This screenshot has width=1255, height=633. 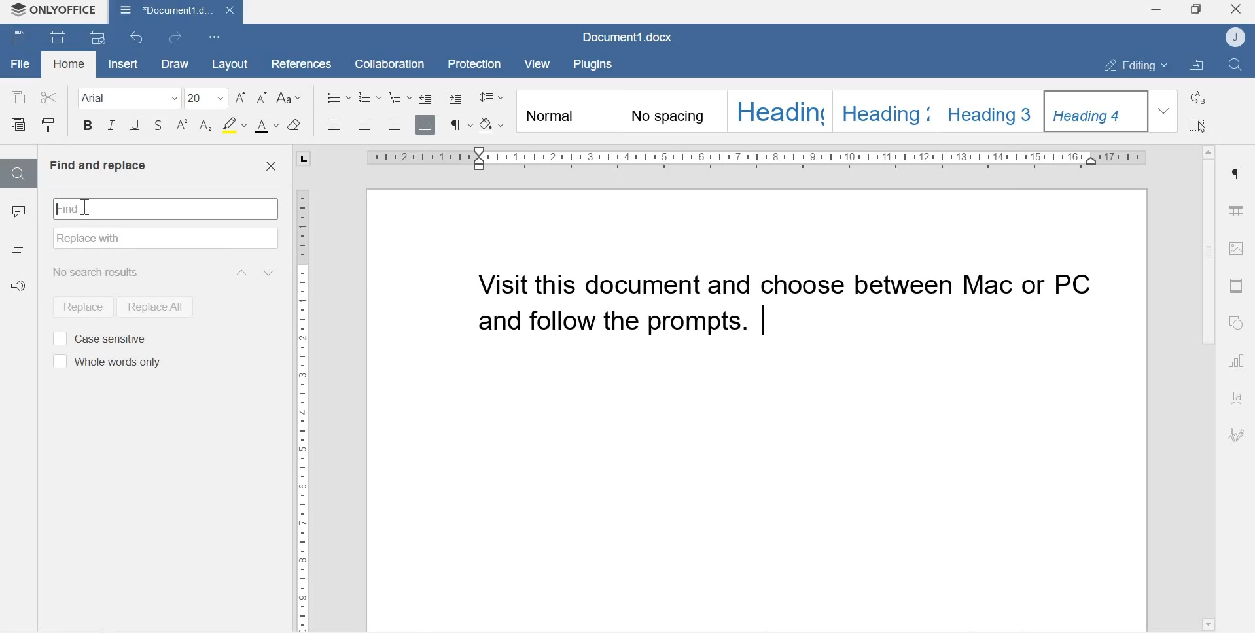 I want to click on Header & Footer, so click(x=1236, y=285).